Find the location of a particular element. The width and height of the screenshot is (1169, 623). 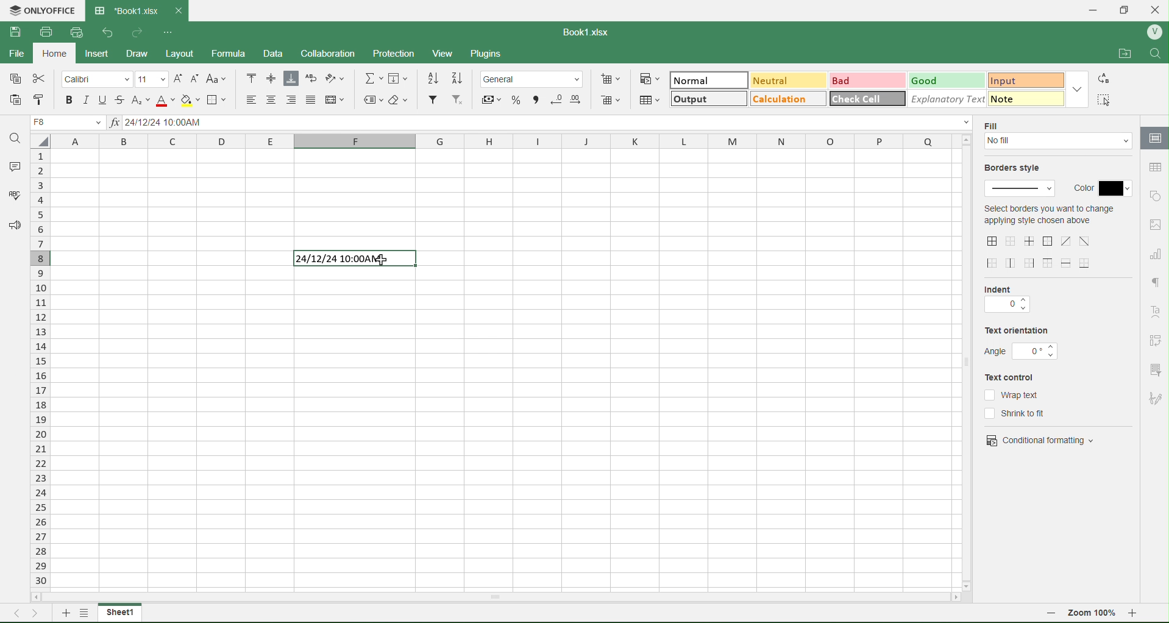

left border is located at coordinates (993, 264).